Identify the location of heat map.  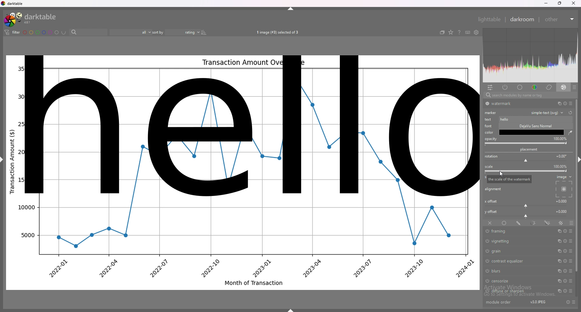
(530, 55).